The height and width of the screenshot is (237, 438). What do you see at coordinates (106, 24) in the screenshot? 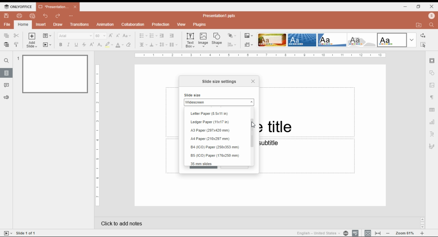
I see `animation` at bounding box center [106, 24].